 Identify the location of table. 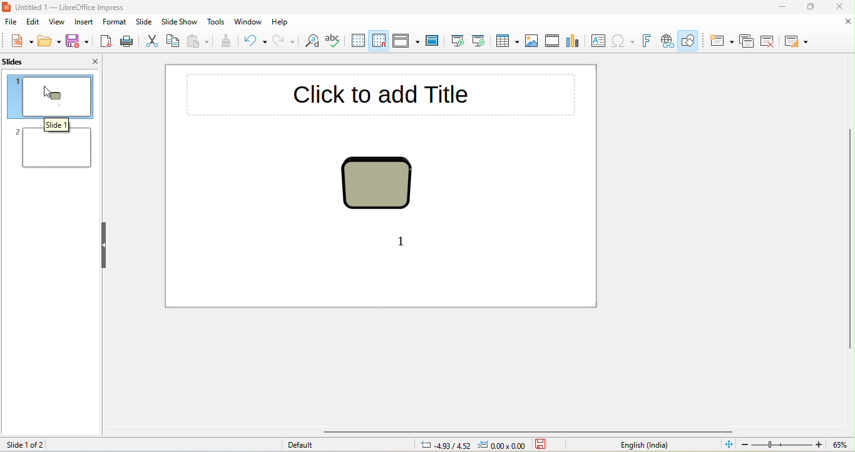
(508, 40).